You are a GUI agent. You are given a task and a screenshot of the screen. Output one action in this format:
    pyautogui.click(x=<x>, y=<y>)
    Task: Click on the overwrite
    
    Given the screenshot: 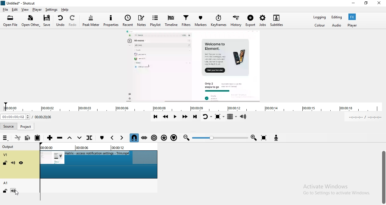 What is the action you would take?
    pyautogui.click(x=79, y=138)
    